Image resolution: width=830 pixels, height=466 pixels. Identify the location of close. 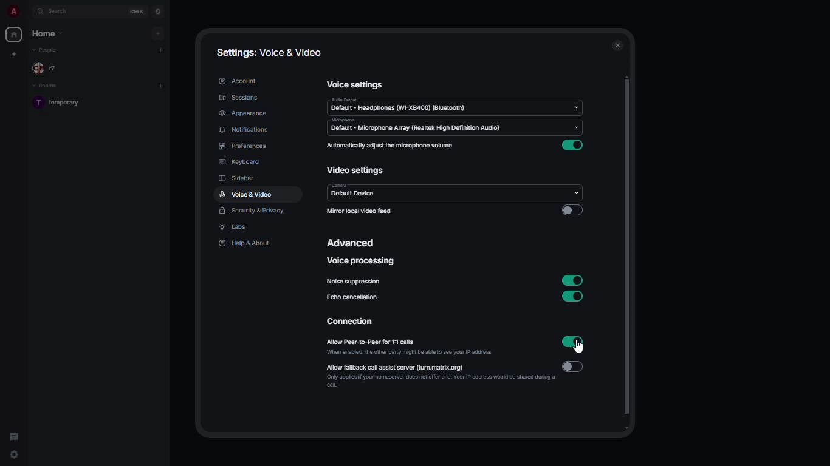
(618, 43).